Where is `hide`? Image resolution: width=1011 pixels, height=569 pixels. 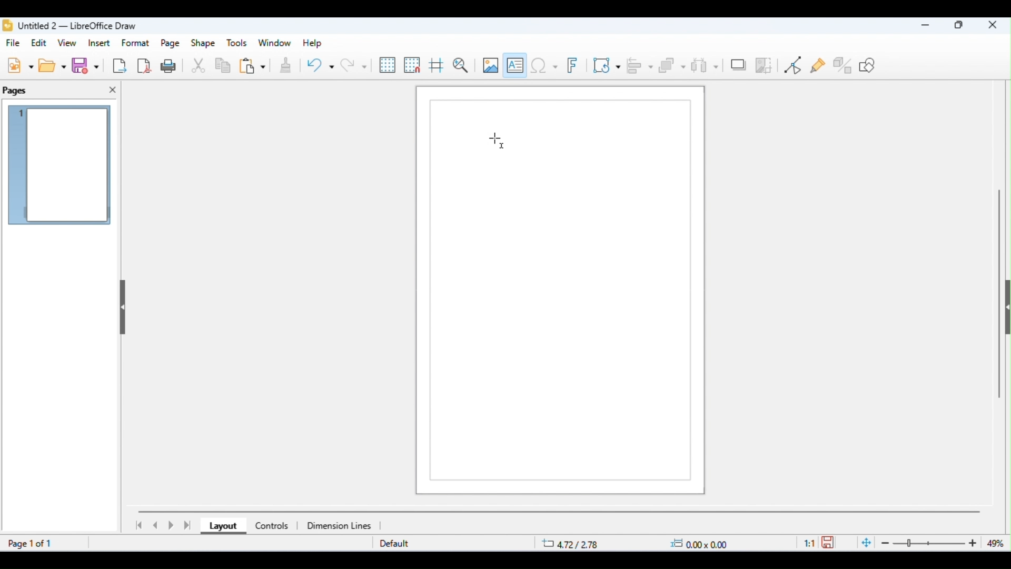 hide is located at coordinates (1005, 310).